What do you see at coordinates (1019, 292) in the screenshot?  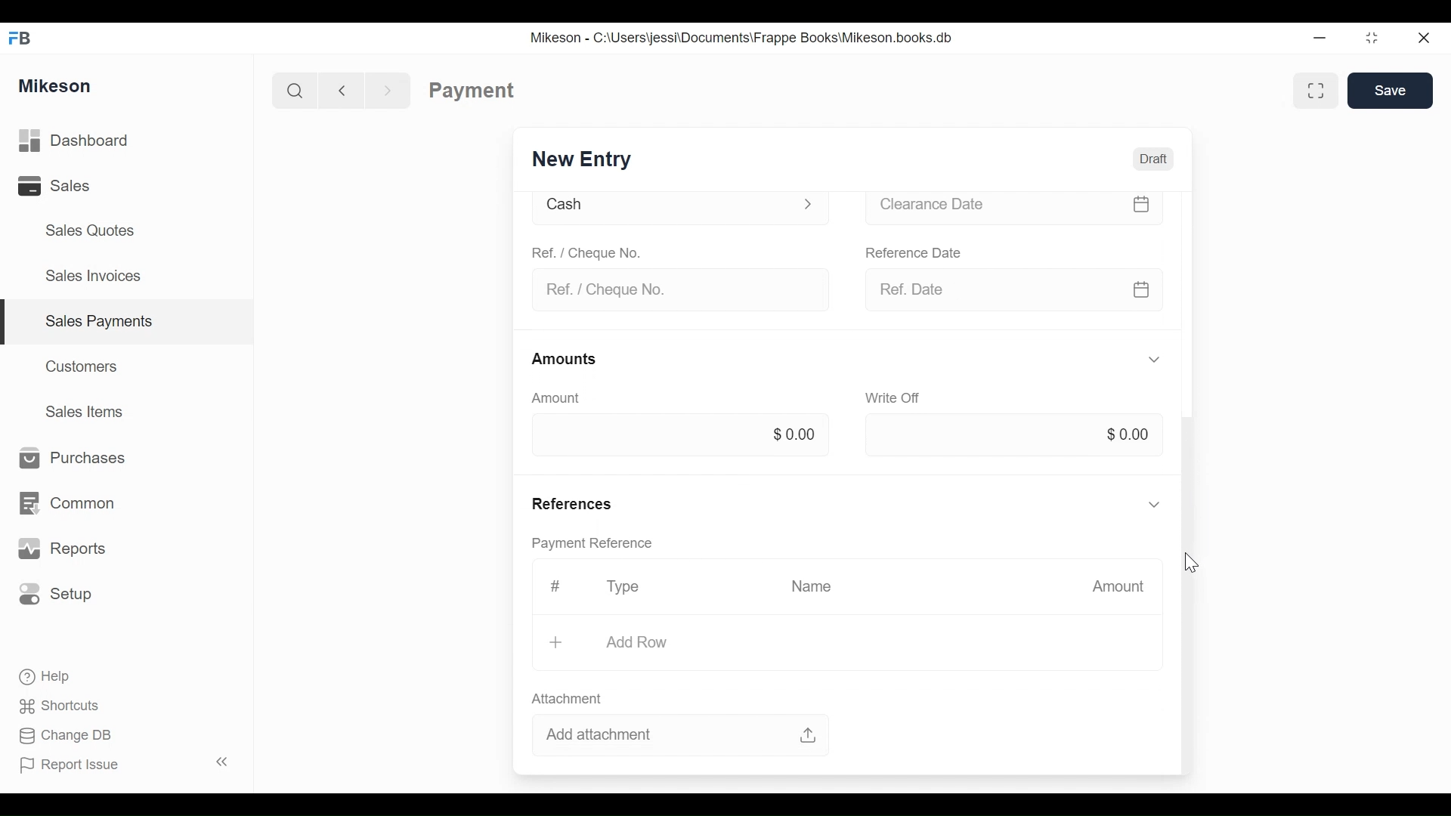 I see `Ref date` at bounding box center [1019, 292].